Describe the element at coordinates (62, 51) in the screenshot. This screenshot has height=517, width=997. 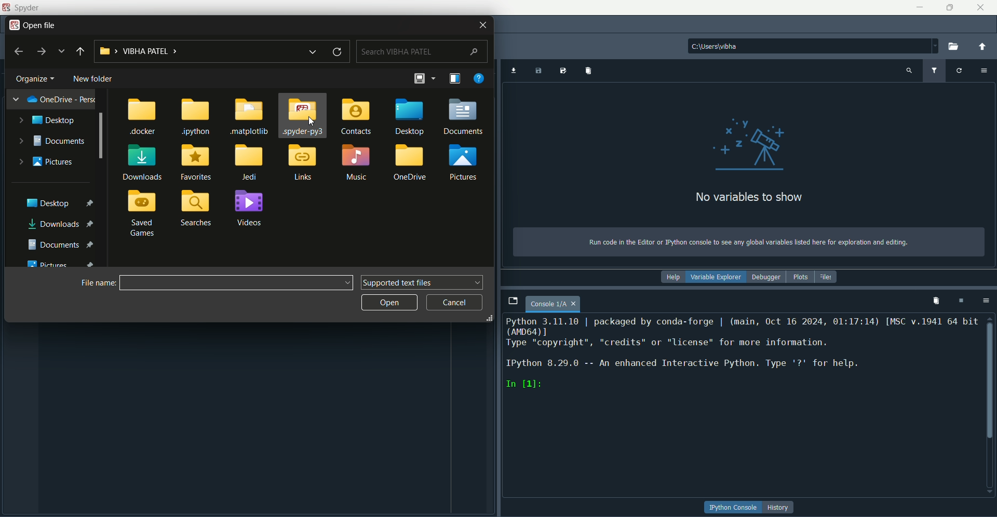
I see `explore` at that location.